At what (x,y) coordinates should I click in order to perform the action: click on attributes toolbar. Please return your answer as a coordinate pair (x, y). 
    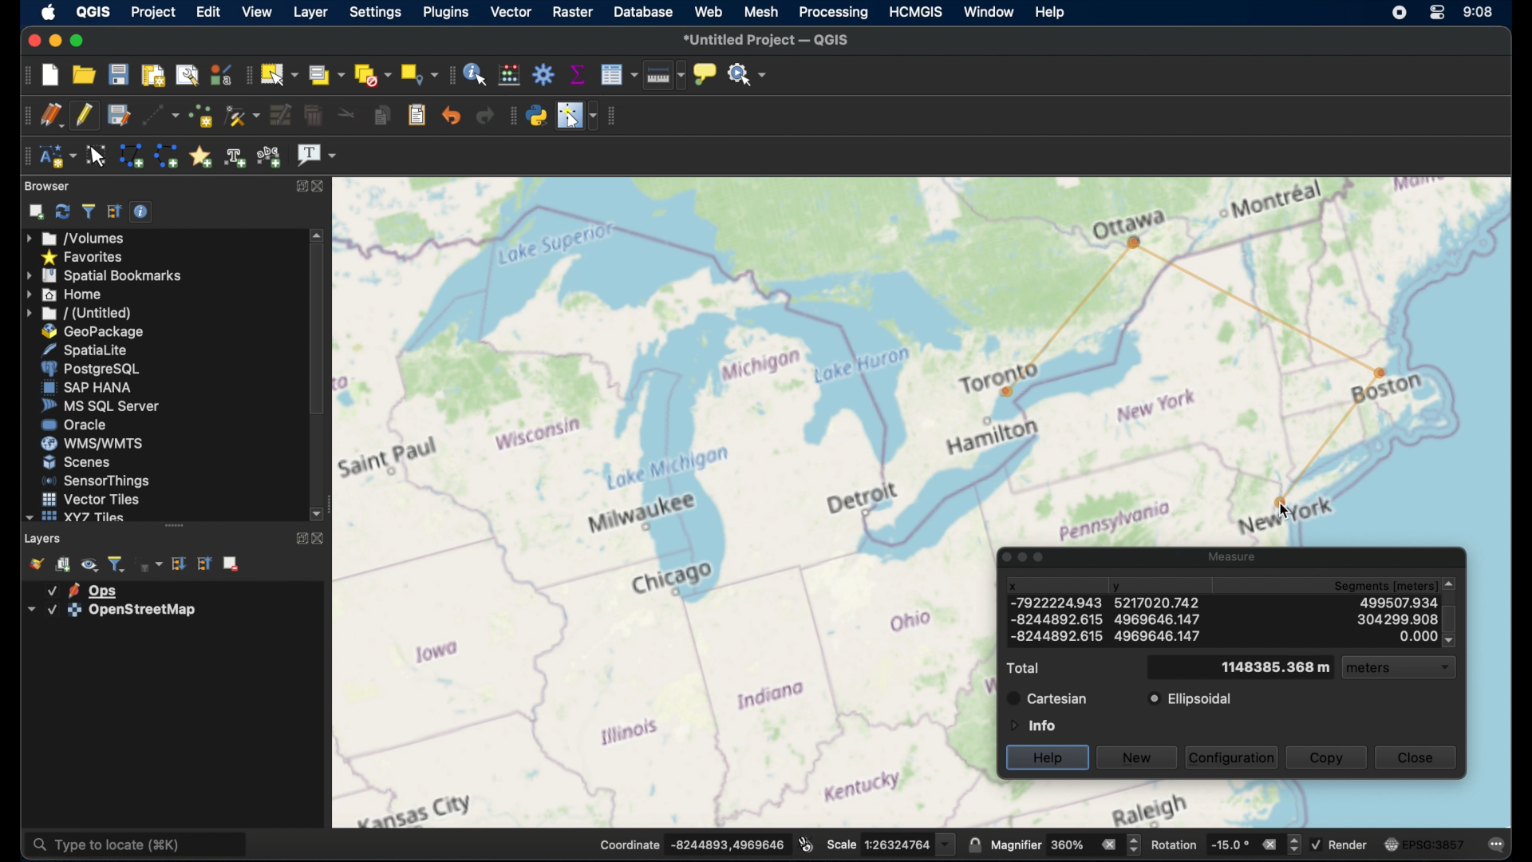
    Looking at the image, I should click on (450, 75).